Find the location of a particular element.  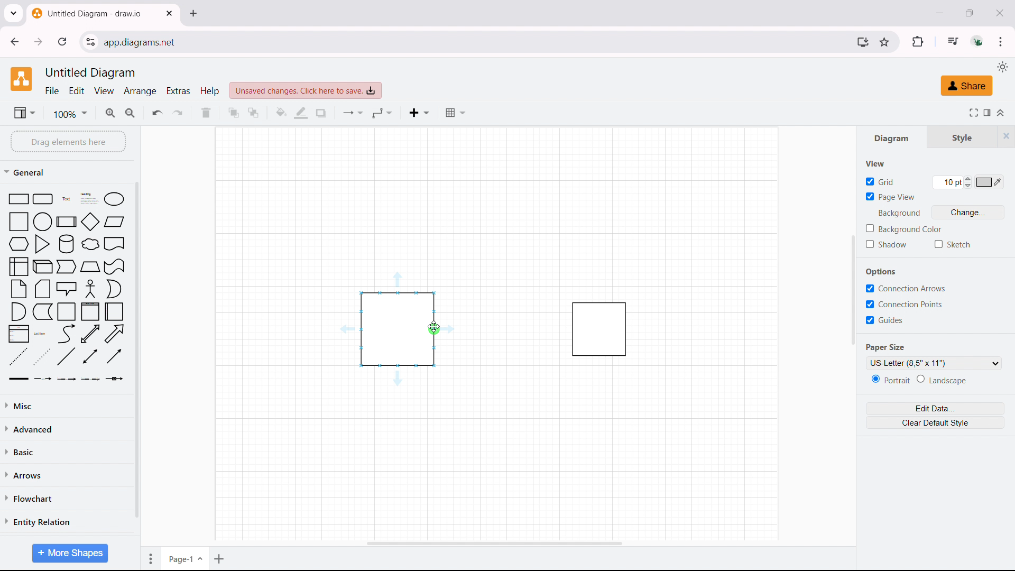

arrange is located at coordinates (141, 91).